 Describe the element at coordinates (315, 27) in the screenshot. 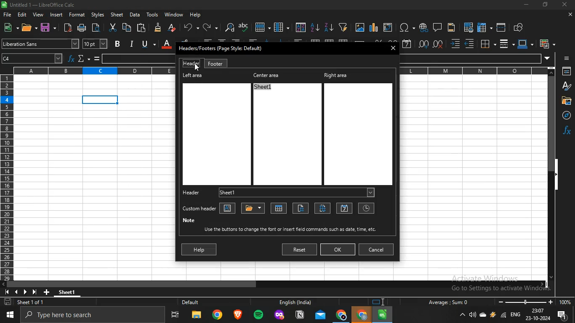

I see `sort ascending` at that location.